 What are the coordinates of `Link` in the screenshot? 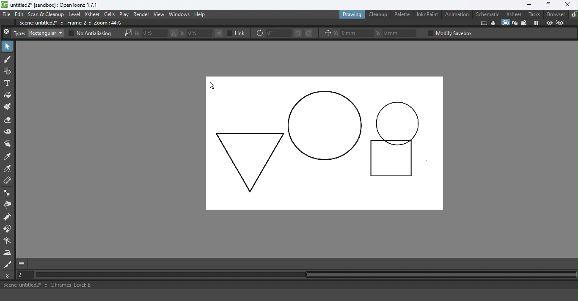 It's located at (237, 33).